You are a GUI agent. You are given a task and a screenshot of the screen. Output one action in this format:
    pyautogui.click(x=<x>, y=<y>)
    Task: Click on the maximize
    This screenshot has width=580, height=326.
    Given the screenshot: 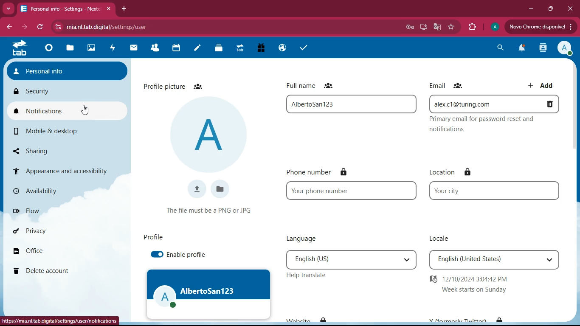 What is the action you would take?
    pyautogui.click(x=552, y=9)
    